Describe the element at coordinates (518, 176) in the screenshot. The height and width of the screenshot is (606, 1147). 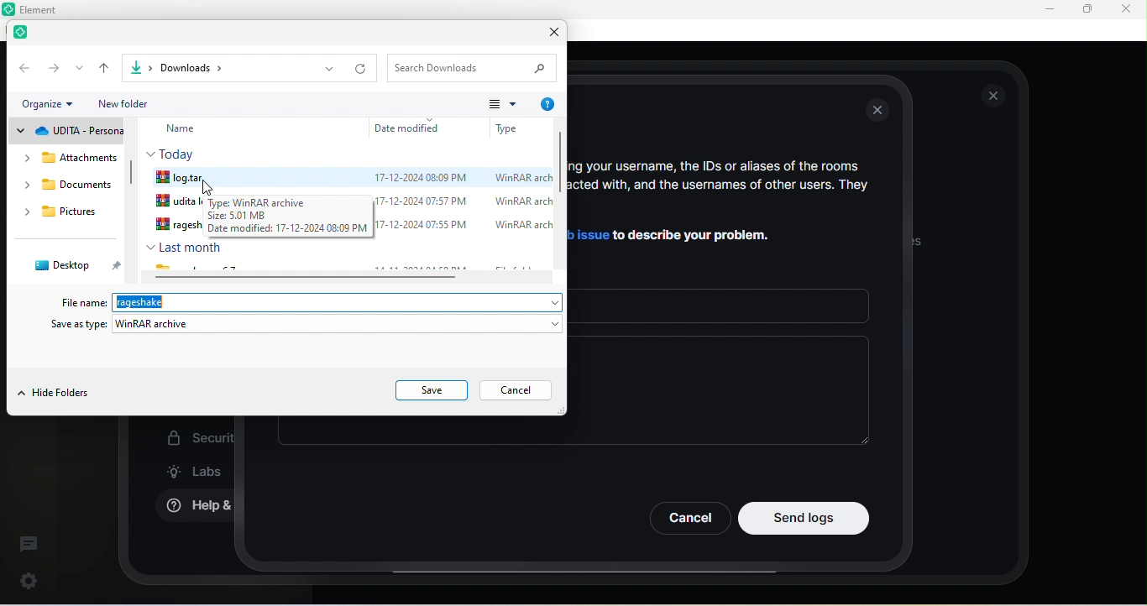
I see `WinRAR arch` at that location.